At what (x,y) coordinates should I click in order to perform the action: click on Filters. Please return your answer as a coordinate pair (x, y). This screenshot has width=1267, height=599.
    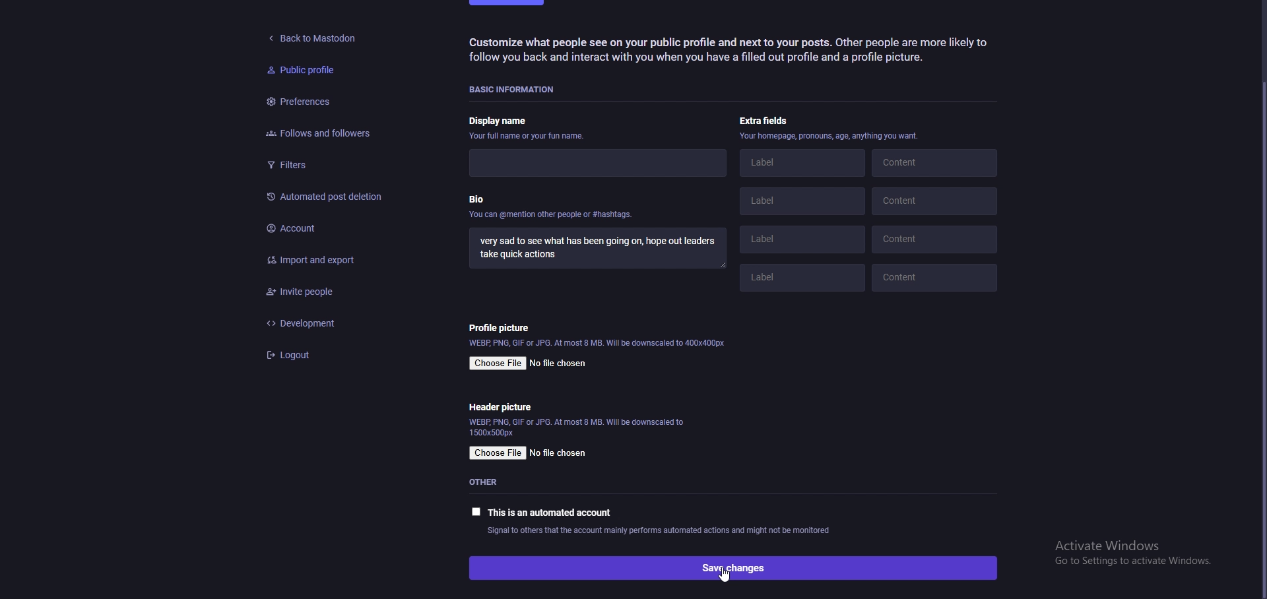
    Looking at the image, I should click on (318, 165).